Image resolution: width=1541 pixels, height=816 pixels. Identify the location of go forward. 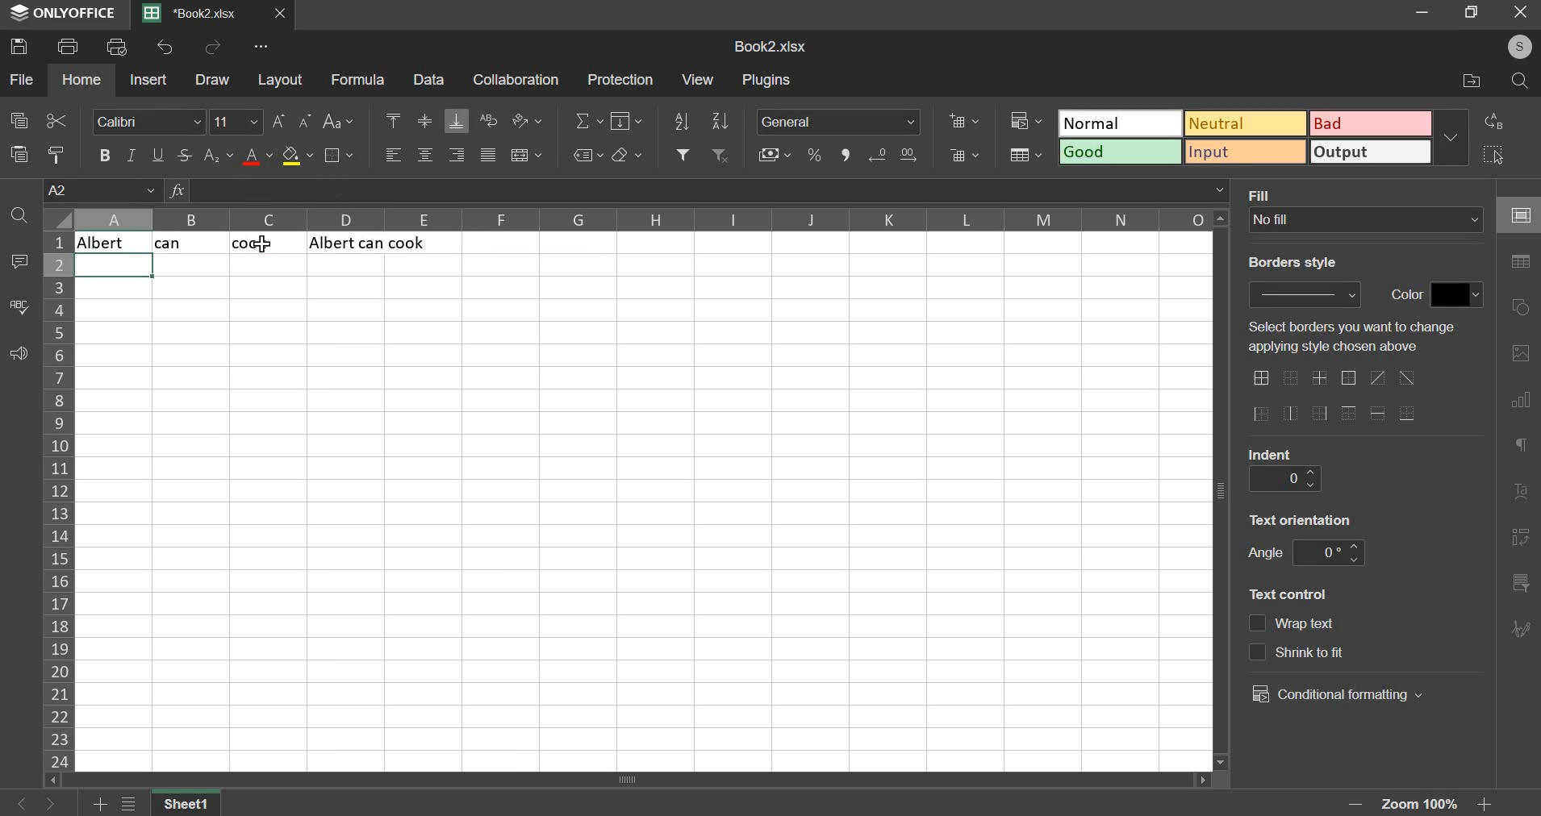
(62, 804).